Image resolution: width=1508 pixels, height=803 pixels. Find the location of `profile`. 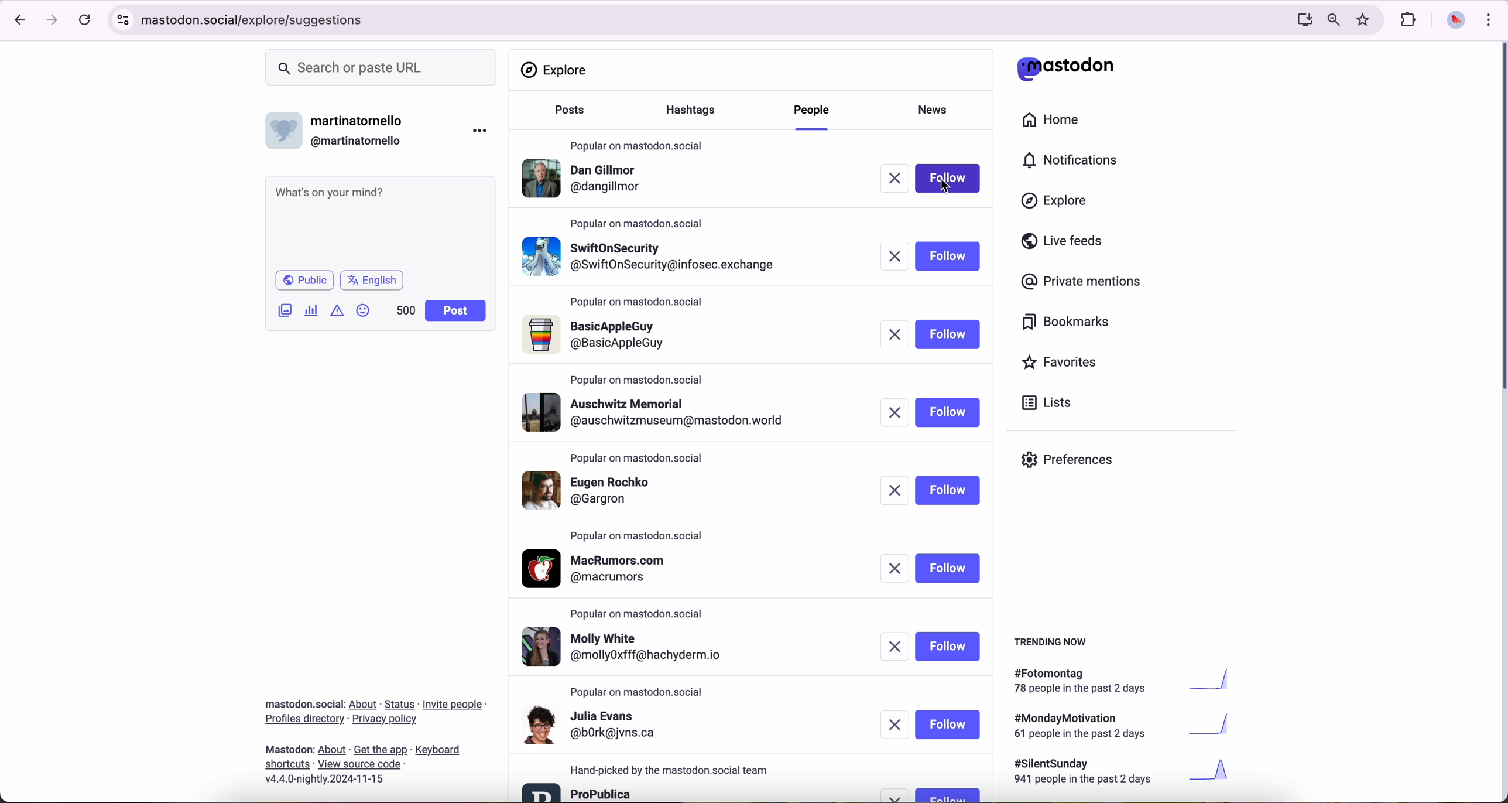

profile is located at coordinates (660, 412).